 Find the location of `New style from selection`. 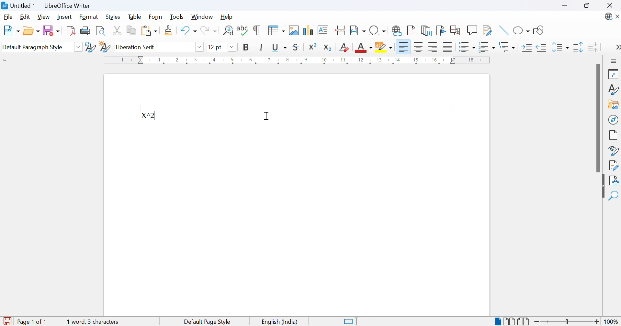

New style from selection is located at coordinates (106, 47).